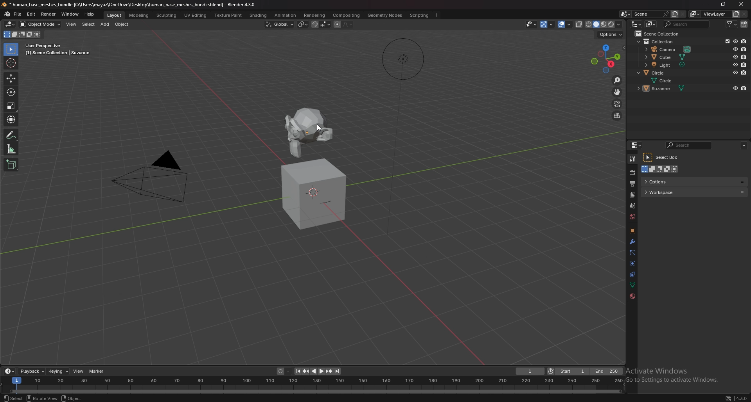  What do you see at coordinates (58, 371) in the screenshot?
I see `keying` at bounding box center [58, 371].